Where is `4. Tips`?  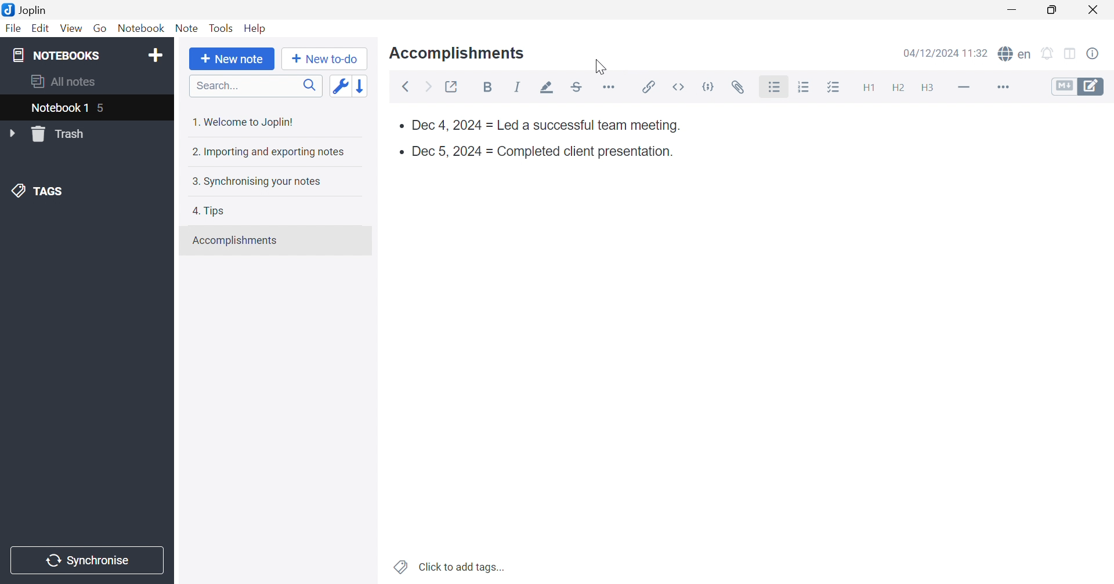
4. Tips is located at coordinates (208, 212).